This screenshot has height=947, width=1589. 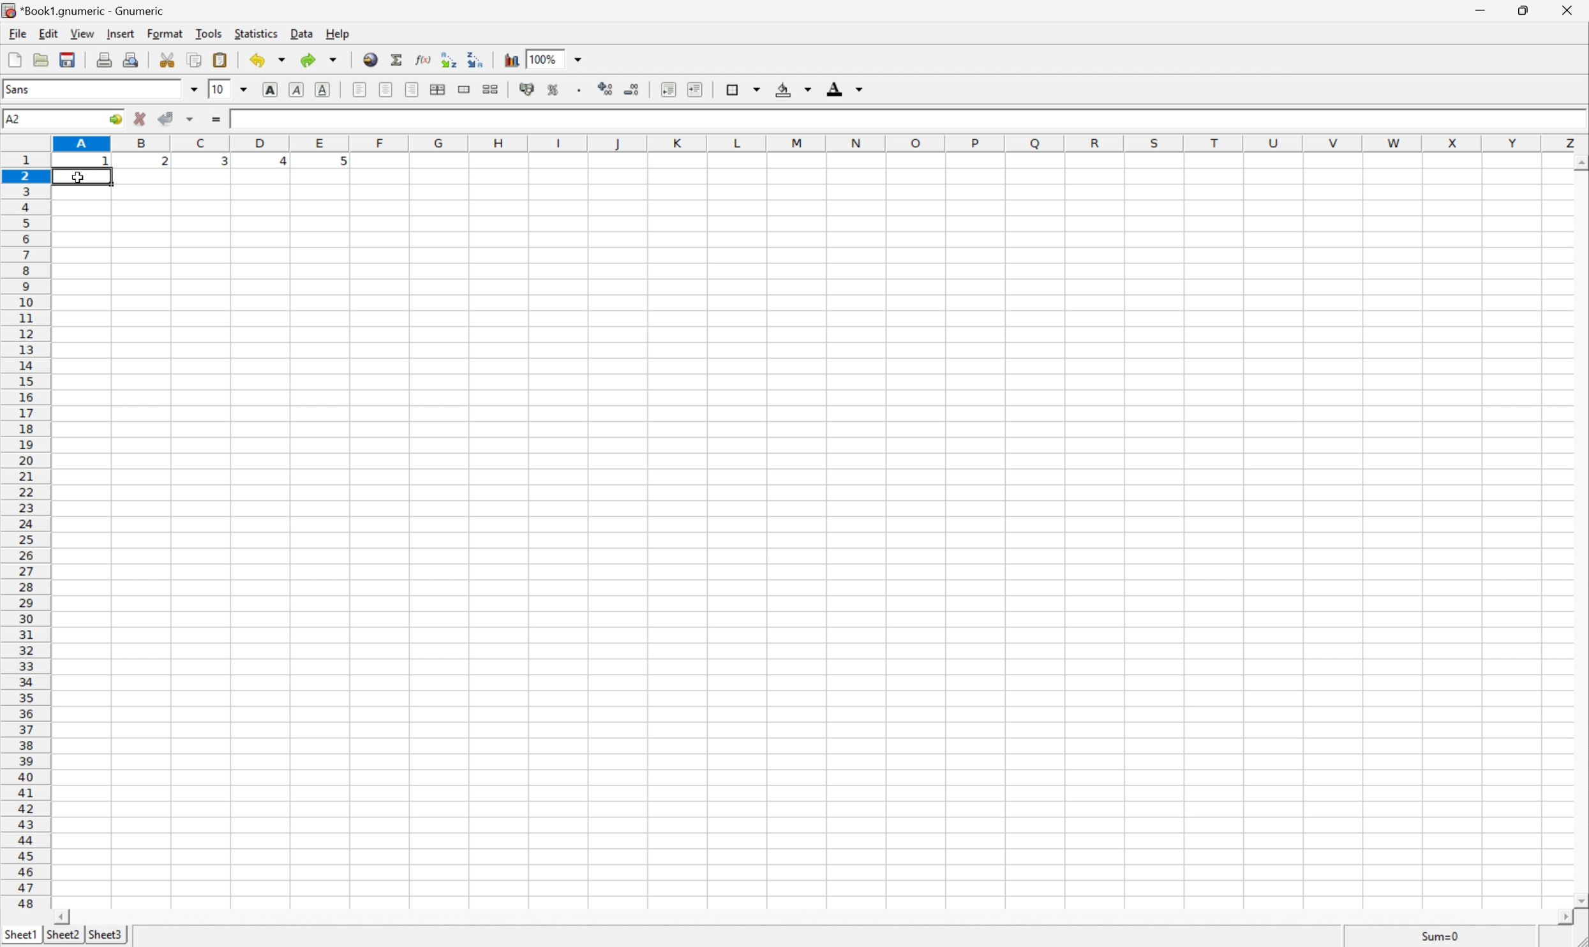 I want to click on Sort the selected region in ascending order based on the first column selected, so click(x=449, y=57).